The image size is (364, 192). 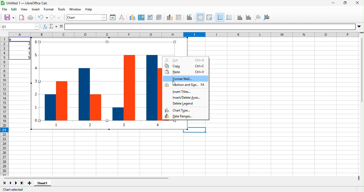 I want to click on tools, so click(x=61, y=9).